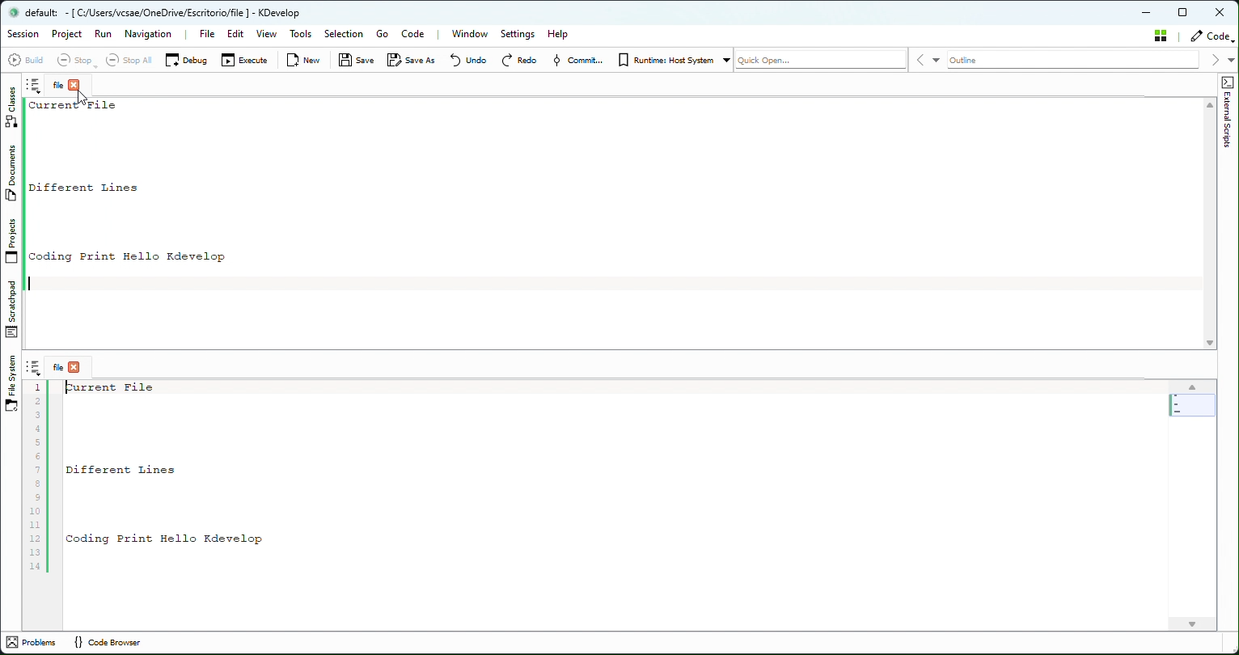  I want to click on Scroll up, so click(1194, 386).